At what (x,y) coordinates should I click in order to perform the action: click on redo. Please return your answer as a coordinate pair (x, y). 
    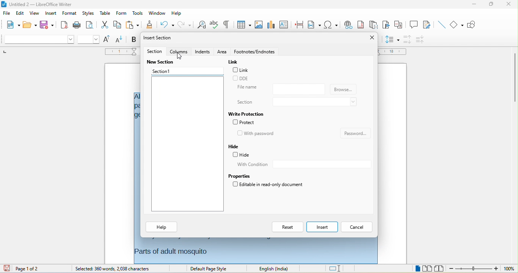
    Looking at the image, I should click on (184, 24).